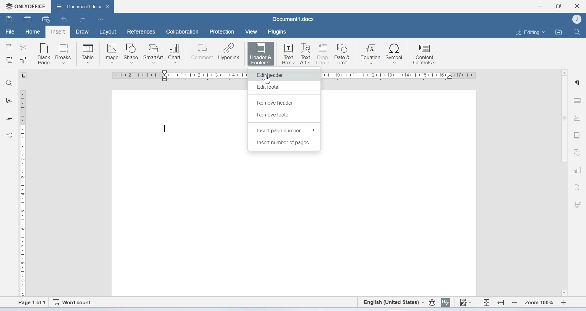 This screenshot has width=586, height=311. What do you see at coordinates (344, 54) in the screenshot?
I see `Date & Time` at bounding box center [344, 54].